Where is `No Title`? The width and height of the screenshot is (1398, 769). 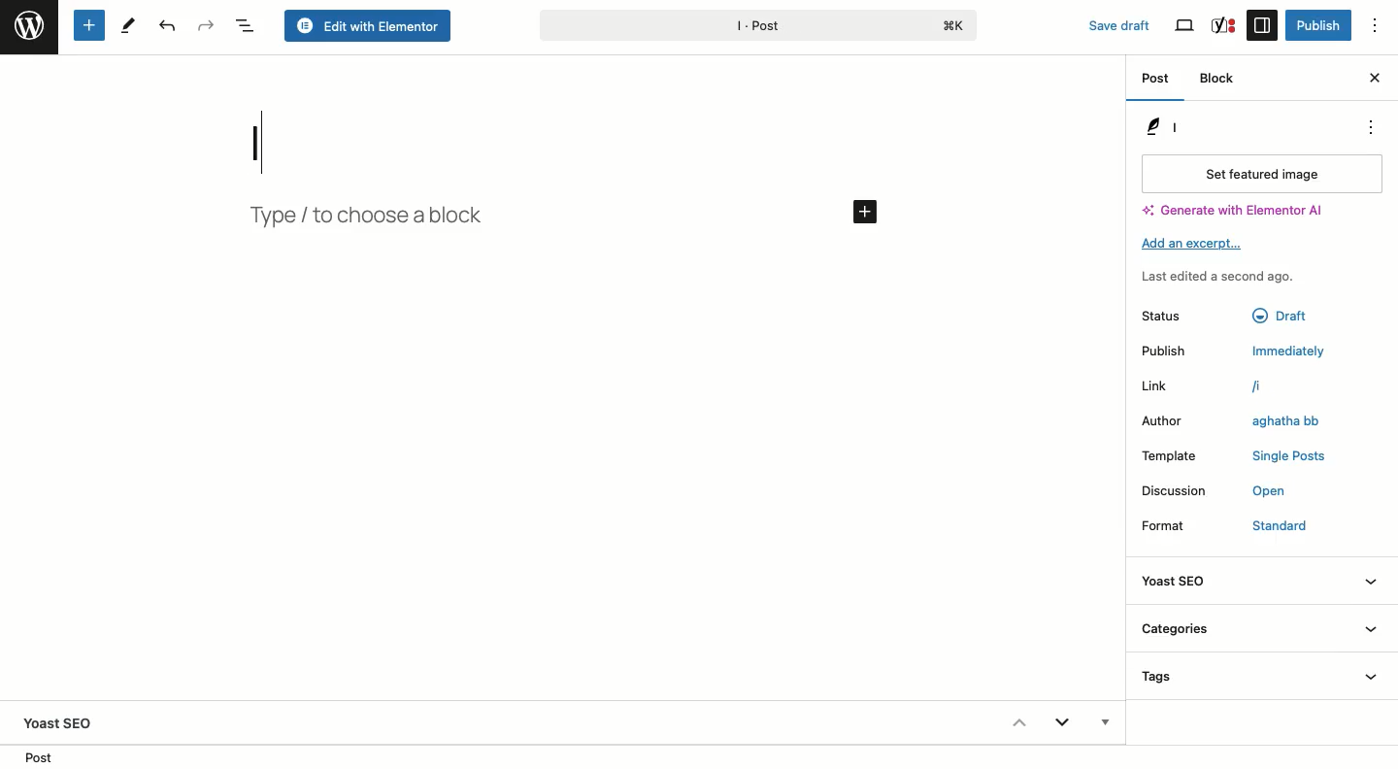
No Title is located at coordinates (1179, 126).